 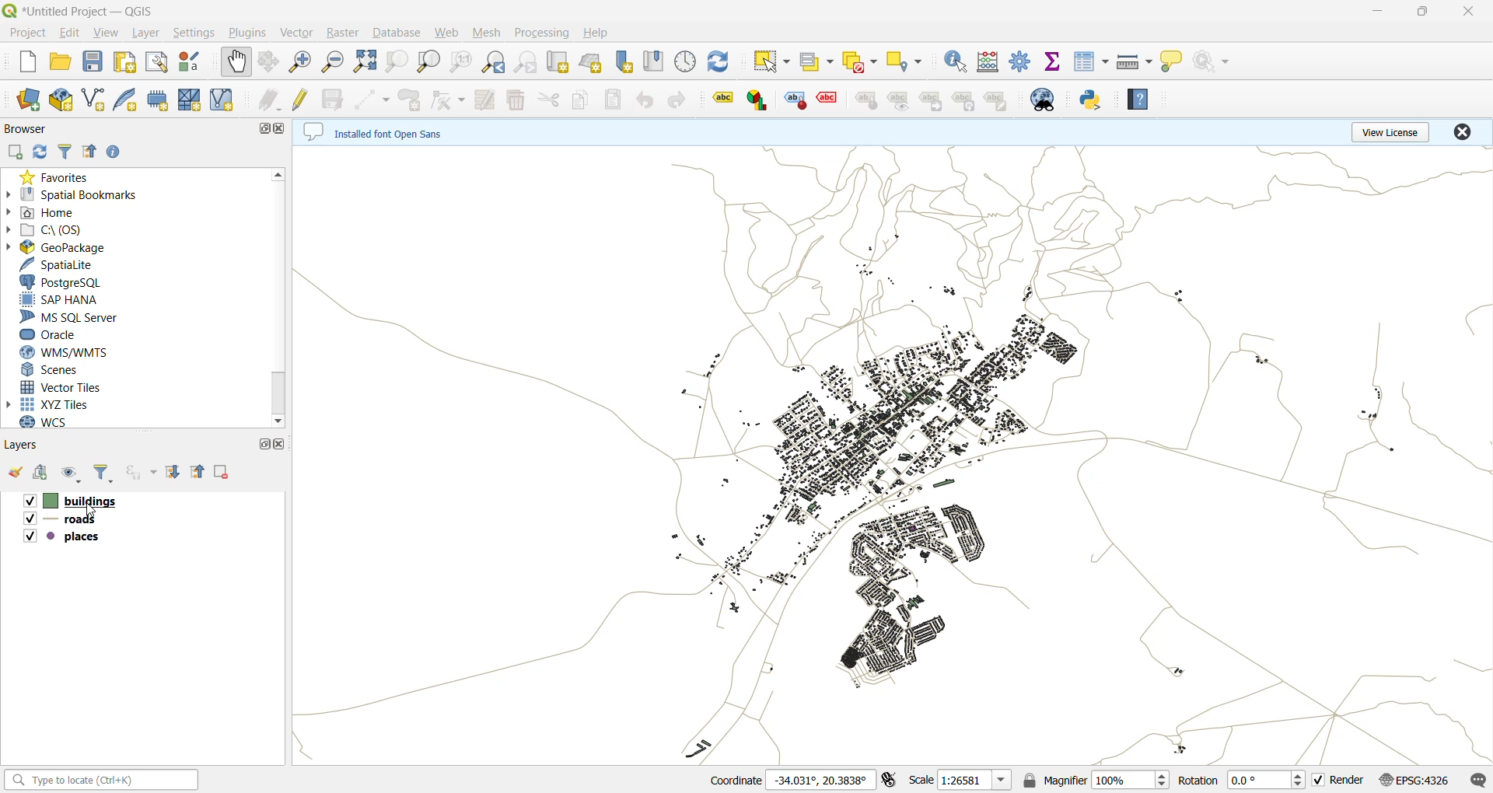 I want to click on xyz tiles, so click(x=79, y=406).